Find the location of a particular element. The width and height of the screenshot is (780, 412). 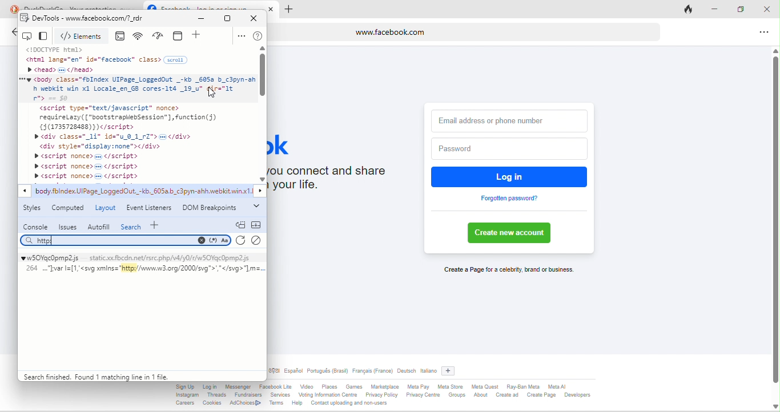

option is located at coordinates (240, 36).